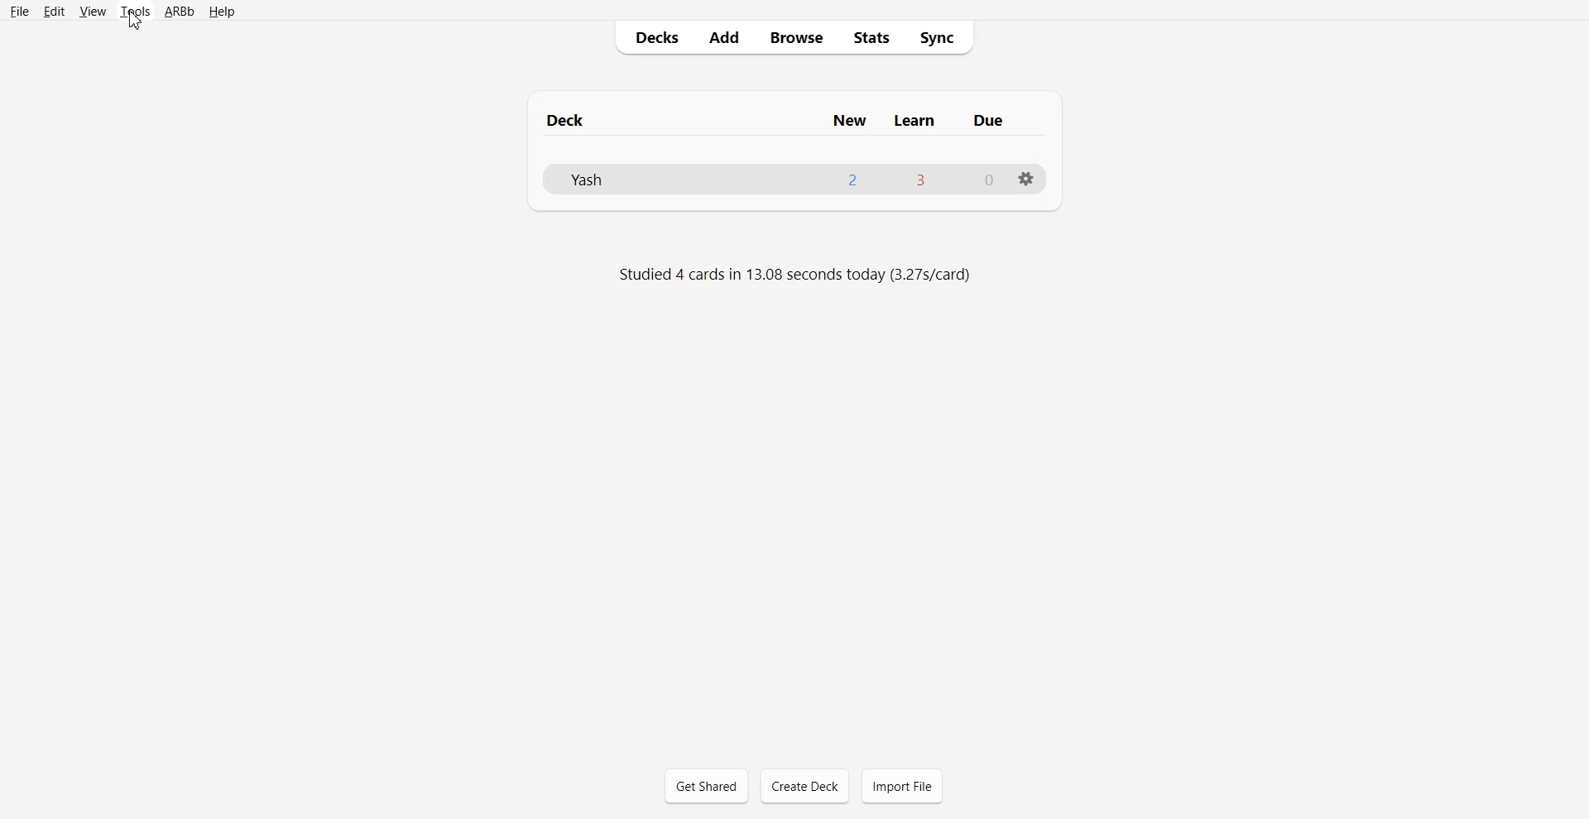 The height and width of the screenshot is (819, 1589). I want to click on Cursor, so click(135, 19).